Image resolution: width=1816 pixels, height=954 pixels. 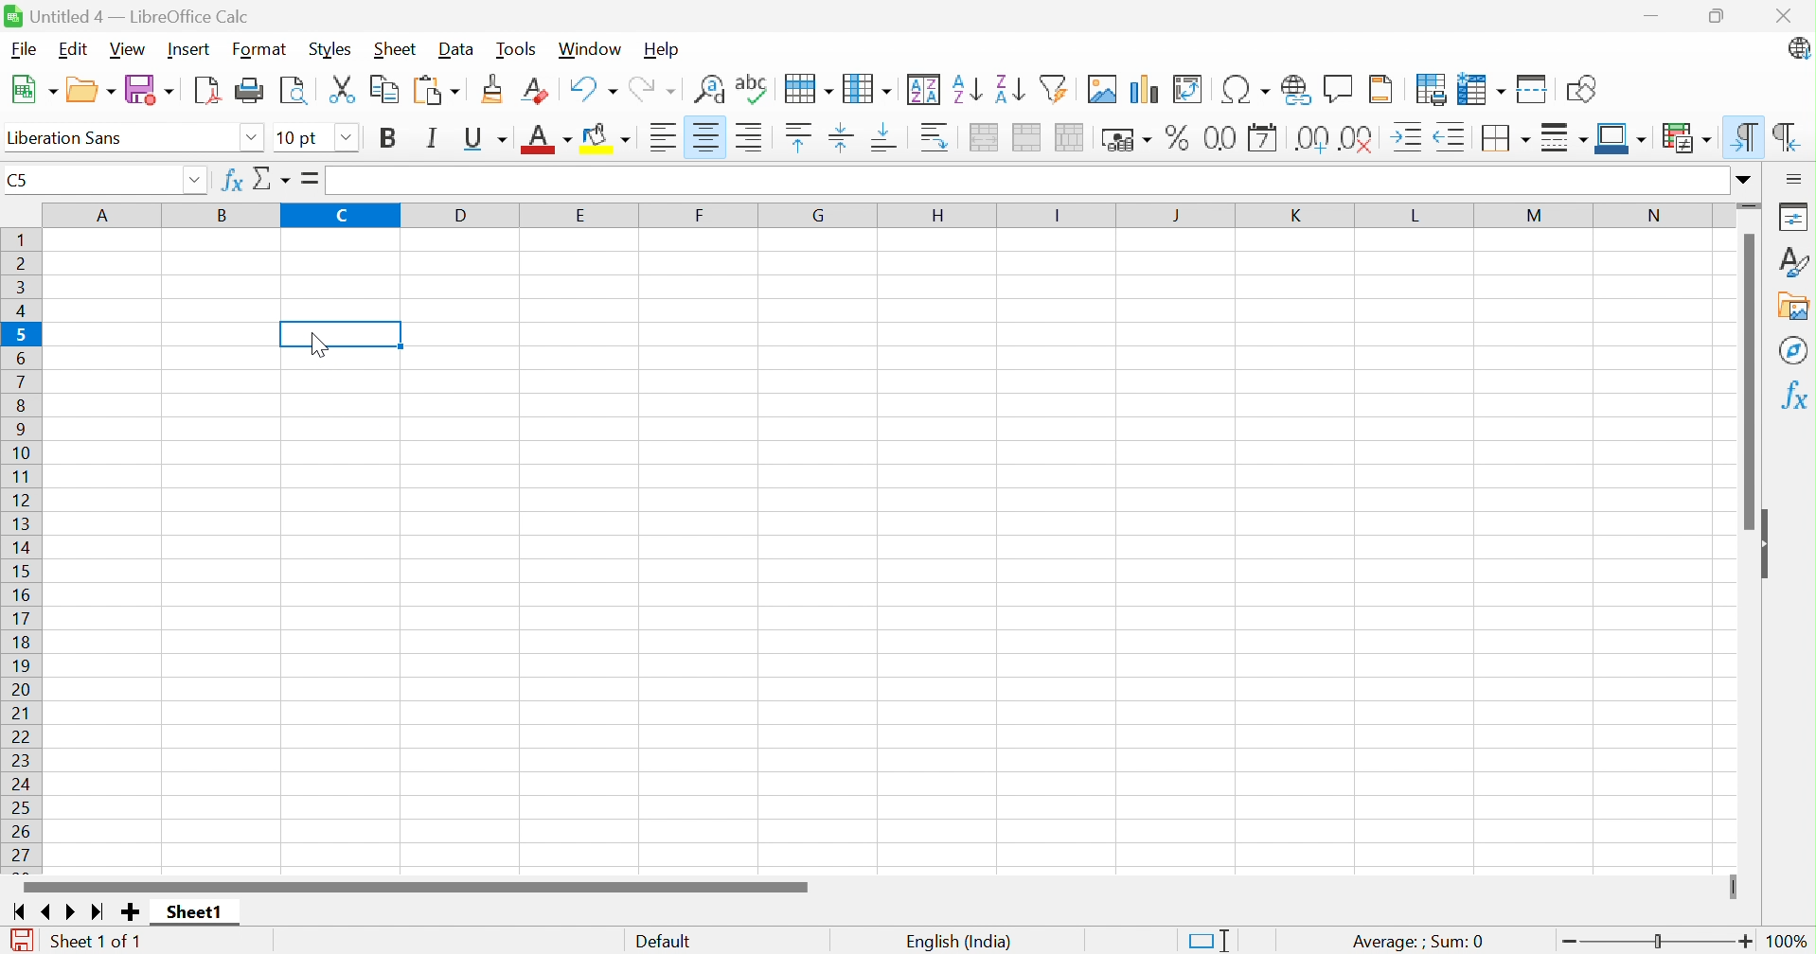 What do you see at coordinates (1263, 137) in the screenshot?
I see `Format as Date` at bounding box center [1263, 137].